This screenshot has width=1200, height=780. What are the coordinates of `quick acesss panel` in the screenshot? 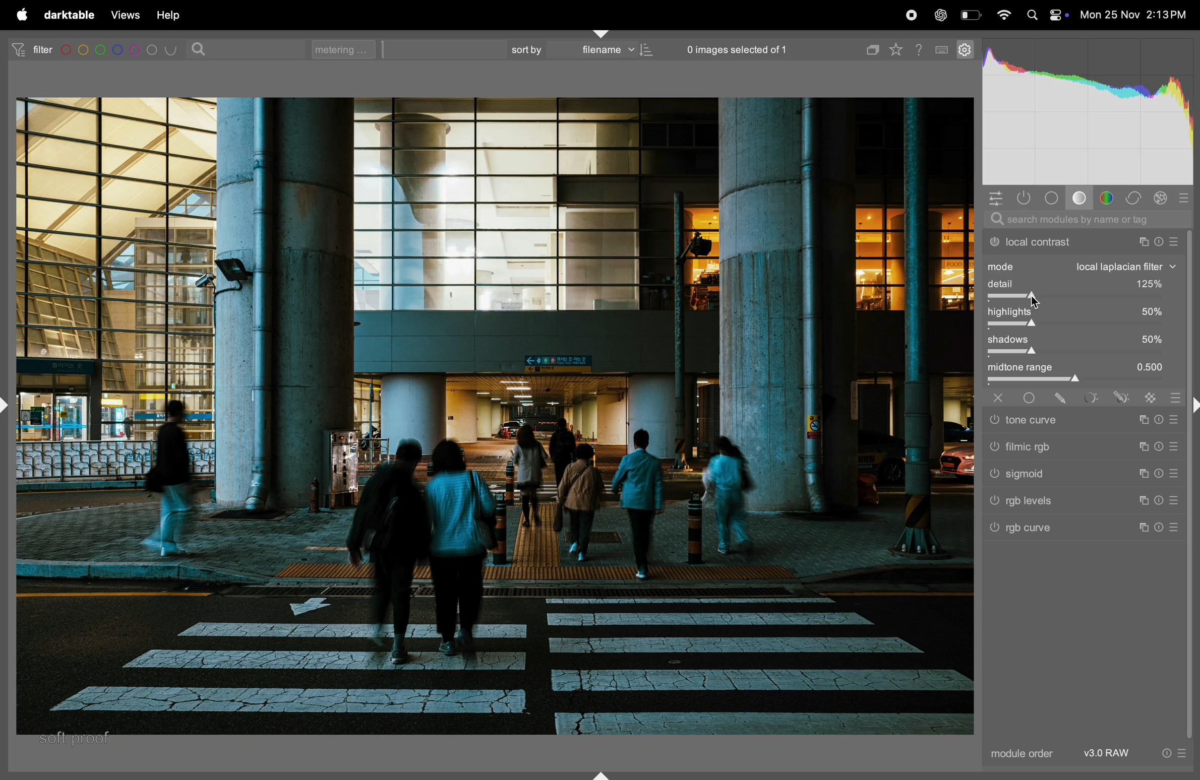 It's located at (995, 198).